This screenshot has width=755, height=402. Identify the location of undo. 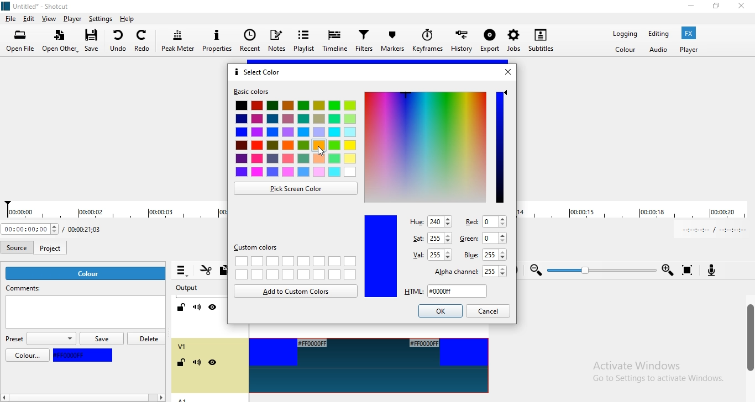
(119, 40).